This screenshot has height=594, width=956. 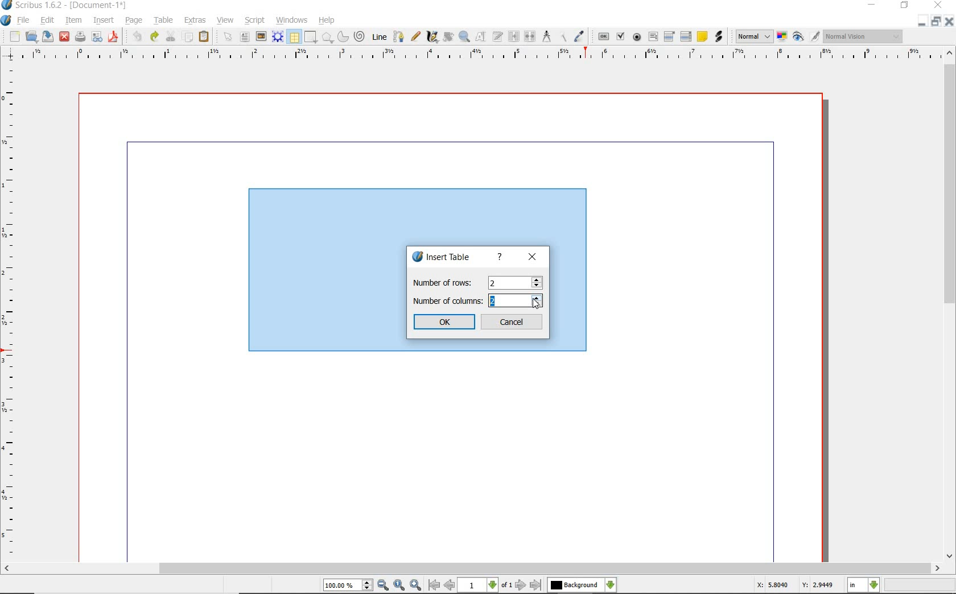 I want to click on cursor, so click(x=536, y=303).